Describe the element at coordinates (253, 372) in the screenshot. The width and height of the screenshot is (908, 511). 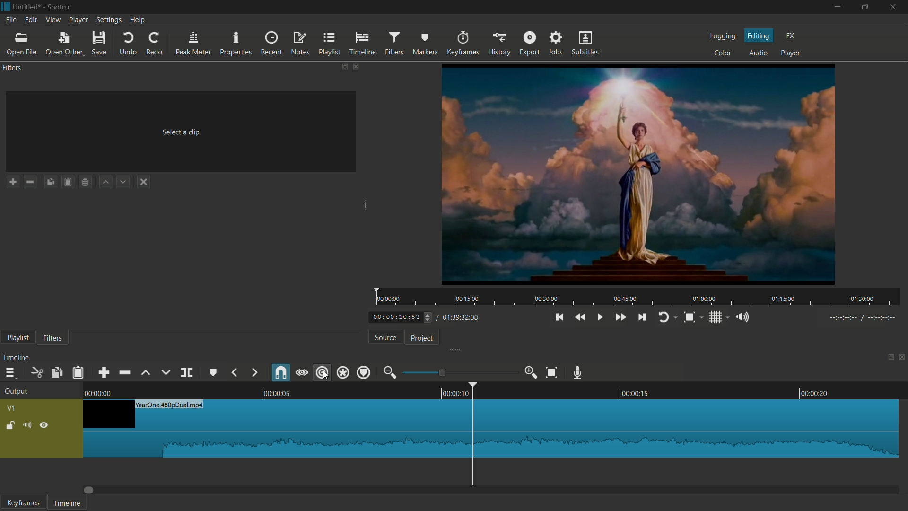
I see `next markers` at that location.